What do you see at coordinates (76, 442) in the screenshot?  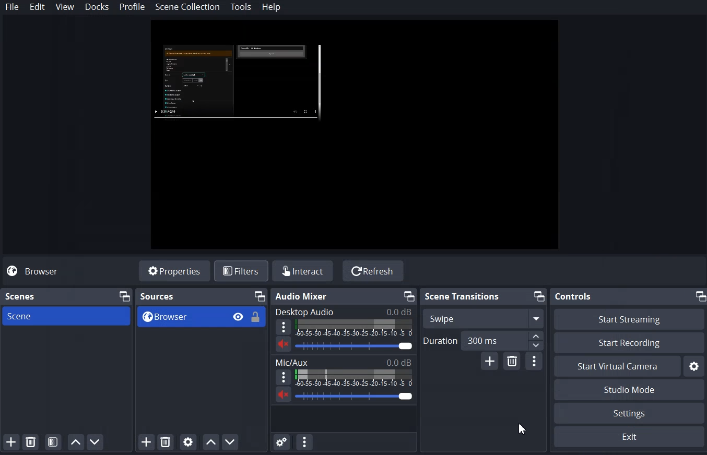 I see `Move Scene Up` at bounding box center [76, 442].